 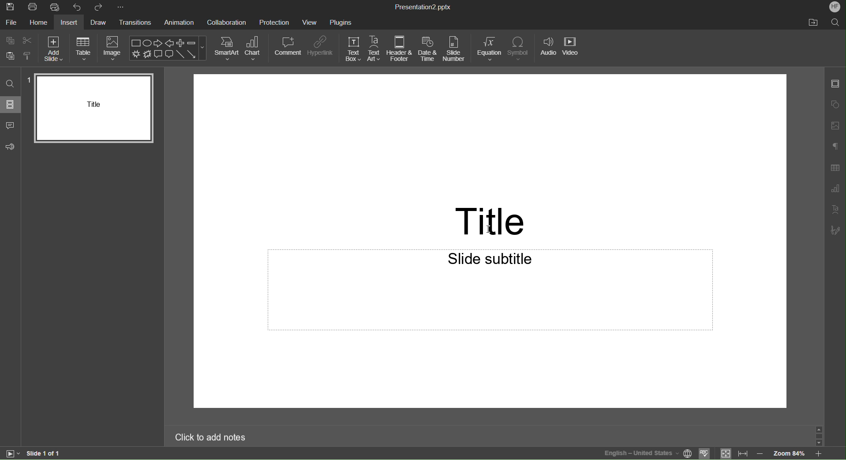 What do you see at coordinates (10, 84) in the screenshot?
I see `Search` at bounding box center [10, 84].